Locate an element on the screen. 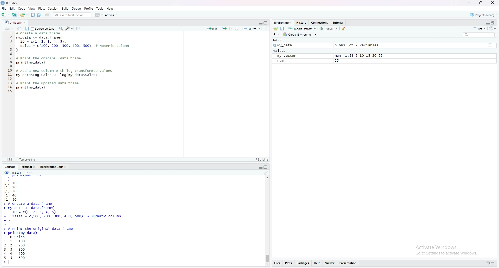 The image size is (499, 268). scrollbar is located at coordinates (268, 224).